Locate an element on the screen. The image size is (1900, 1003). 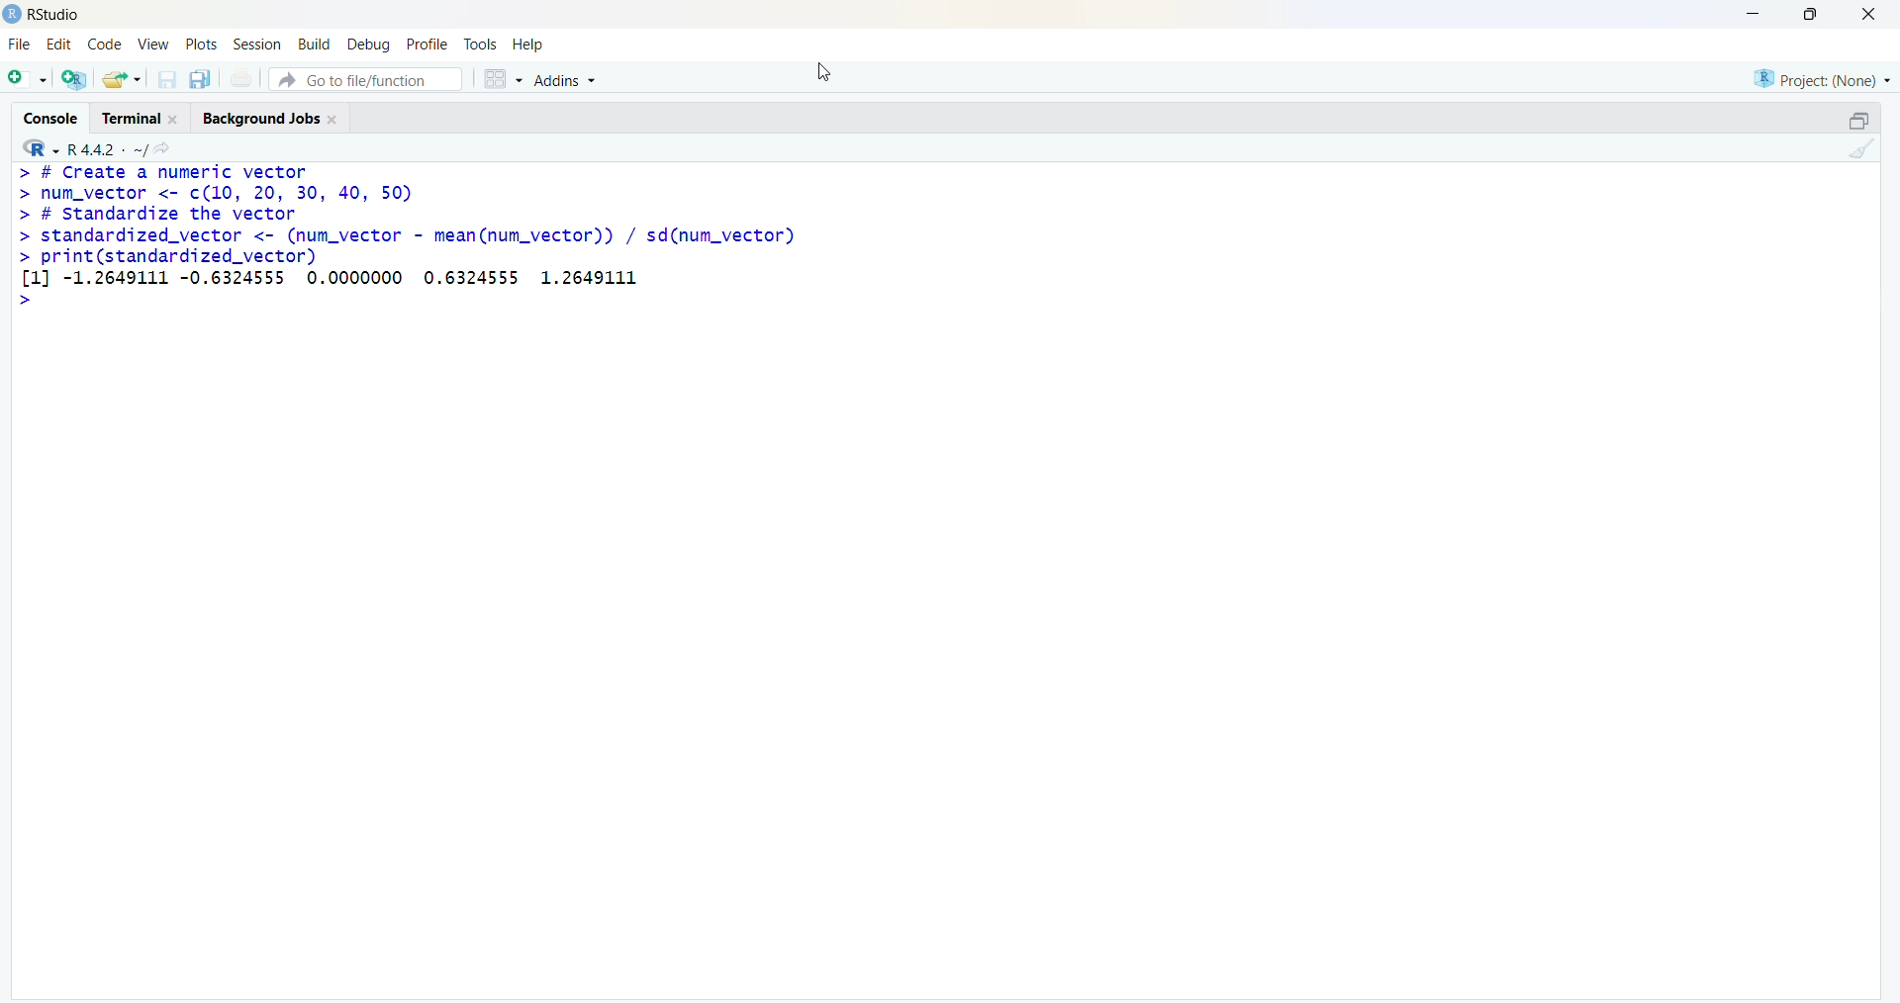
R 4.4.2 ~/ is located at coordinates (106, 149).